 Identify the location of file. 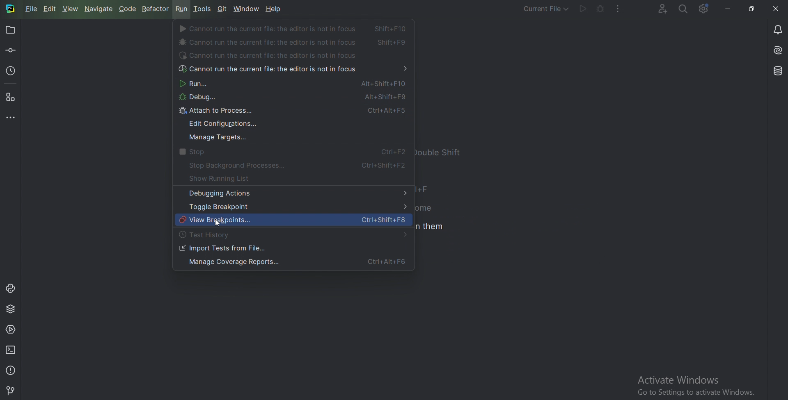
(32, 9).